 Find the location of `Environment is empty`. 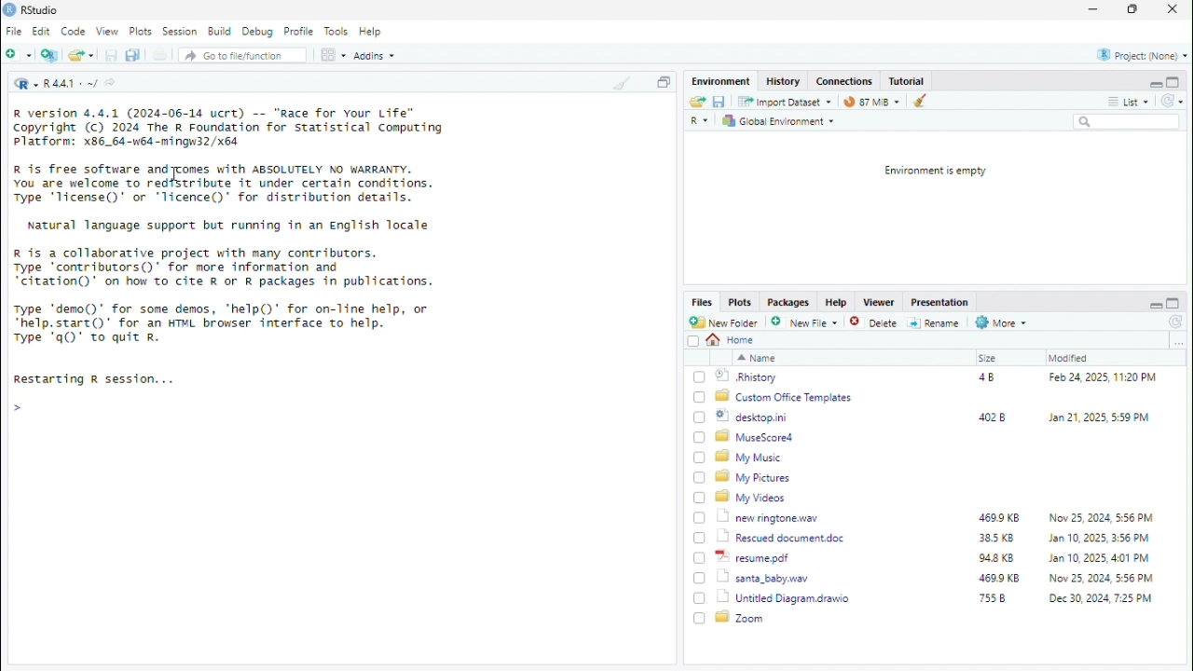

Environment is empty is located at coordinates (935, 171).